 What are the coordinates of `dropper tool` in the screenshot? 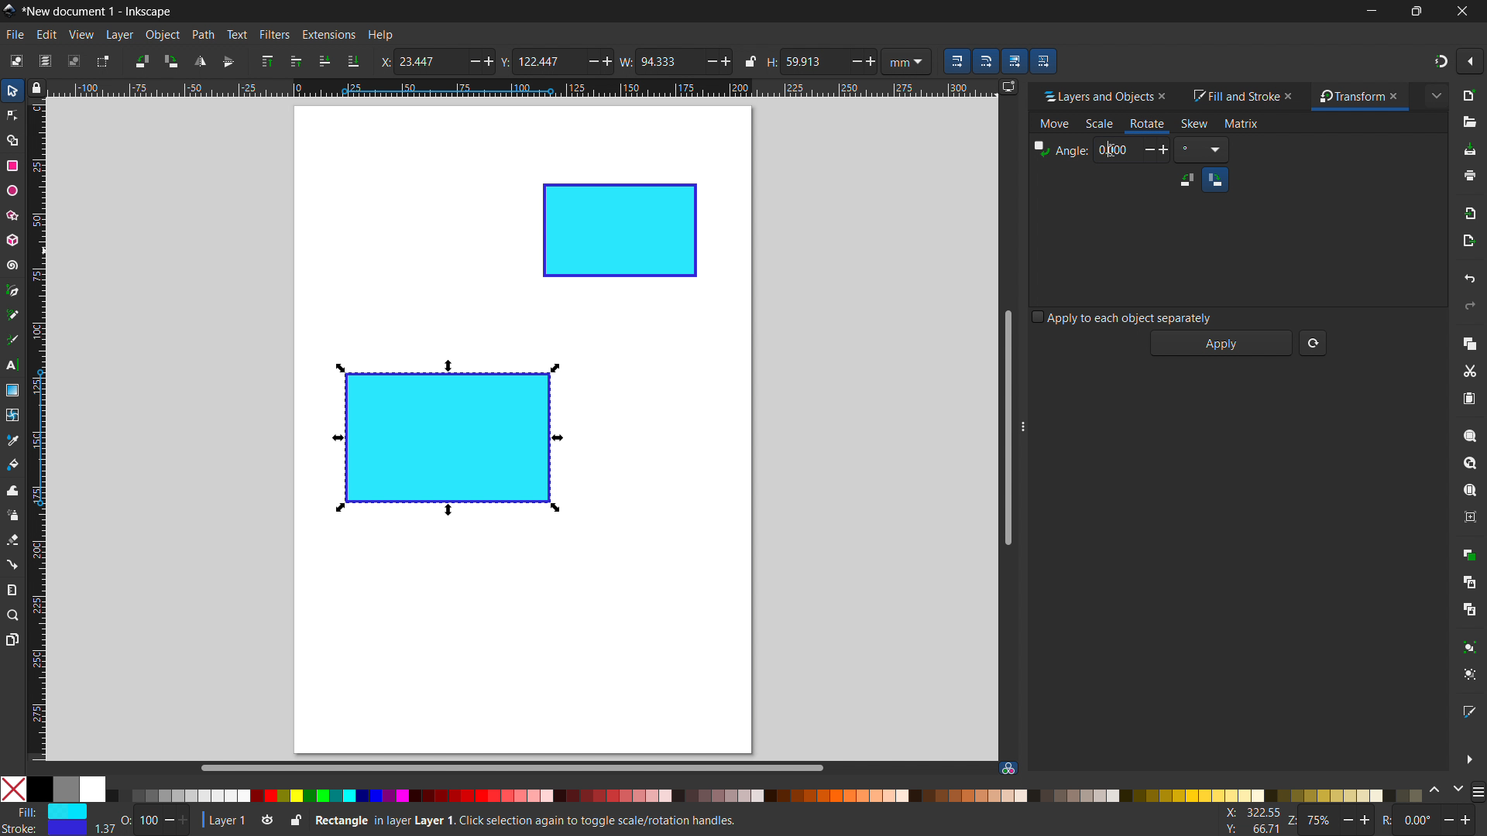 It's located at (12, 440).